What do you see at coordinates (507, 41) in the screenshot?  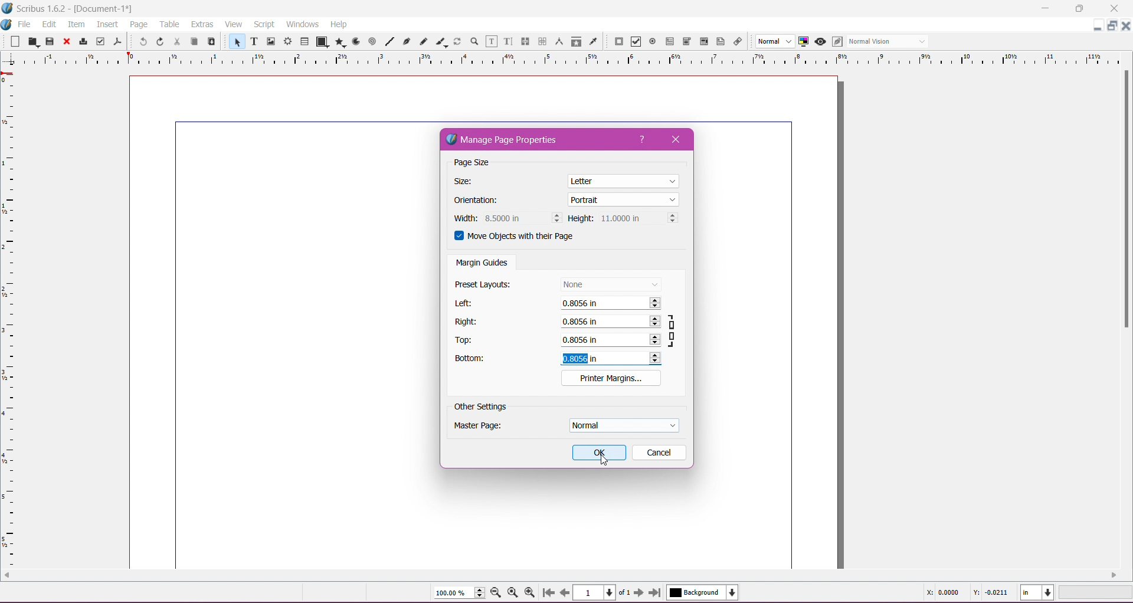 I see `Edit Text with Story Editor` at bounding box center [507, 41].